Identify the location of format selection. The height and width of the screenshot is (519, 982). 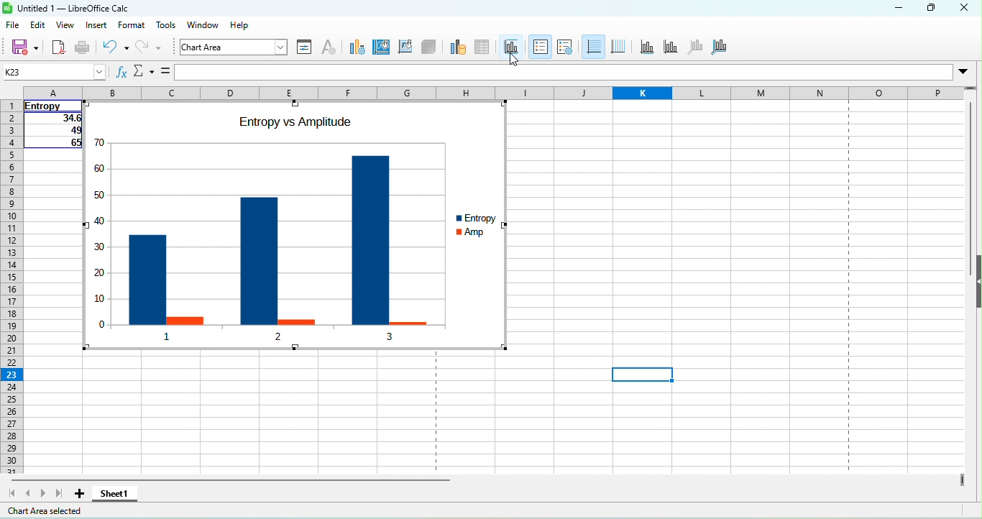
(306, 48).